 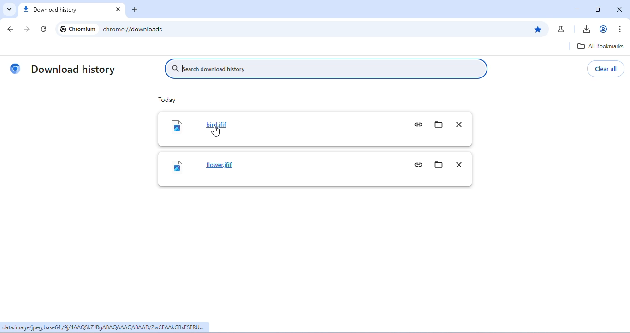 What do you see at coordinates (439, 165) in the screenshot?
I see `show in folder` at bounding box center [439, 165].